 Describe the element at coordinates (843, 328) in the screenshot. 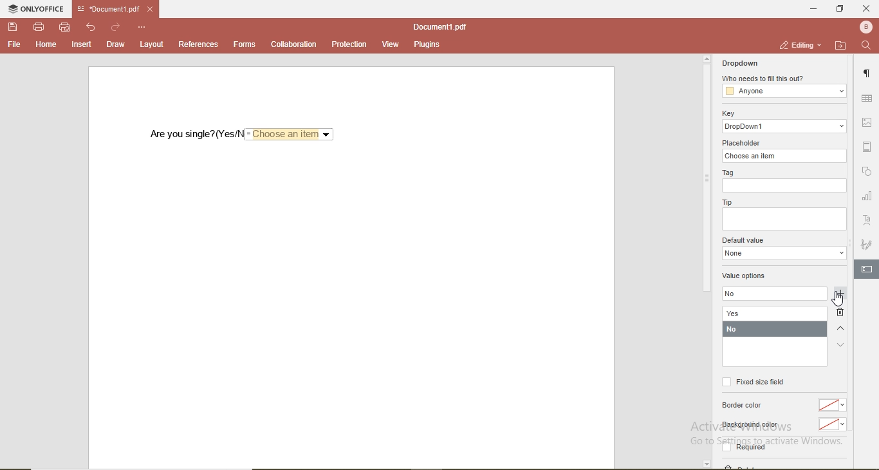

I see `up` at that location.